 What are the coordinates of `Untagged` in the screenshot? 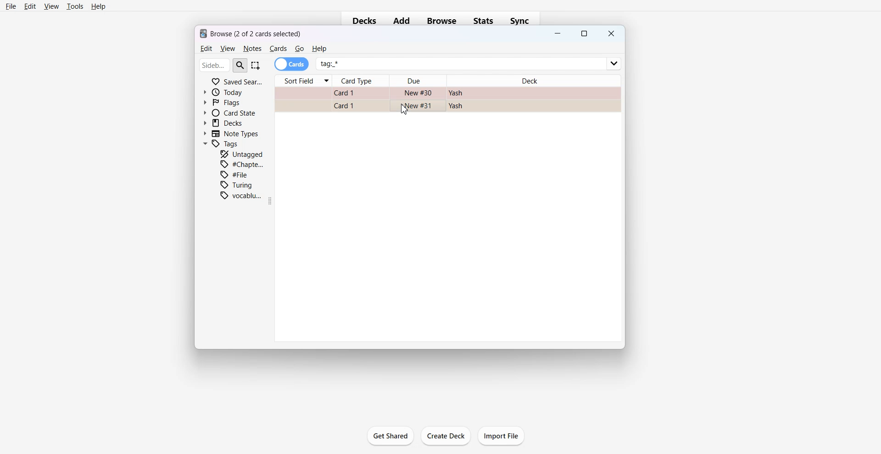 It's located at (242, 154).